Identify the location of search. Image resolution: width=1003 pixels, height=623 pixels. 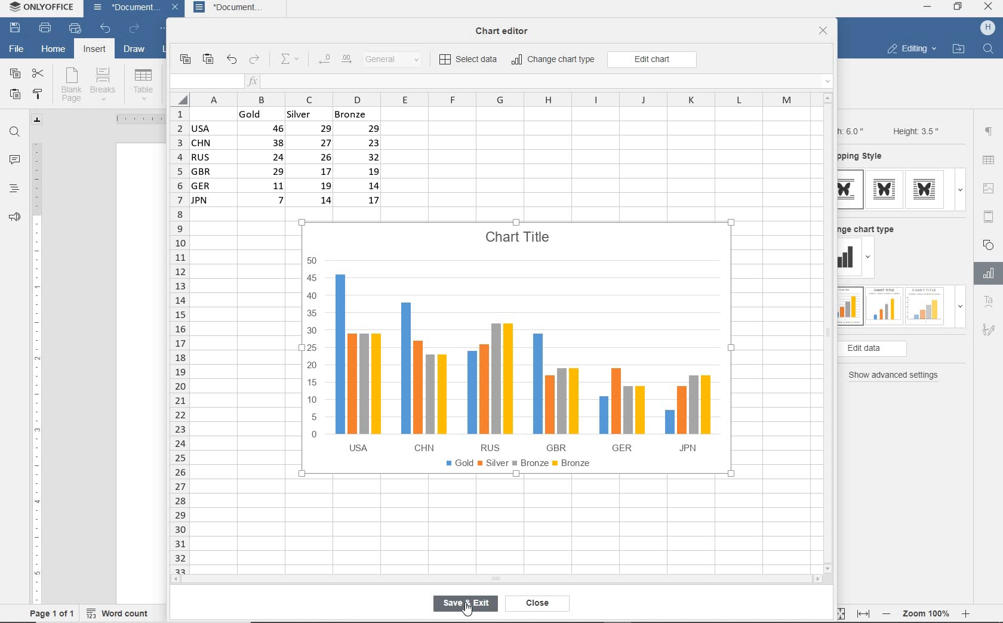
(990, 48).